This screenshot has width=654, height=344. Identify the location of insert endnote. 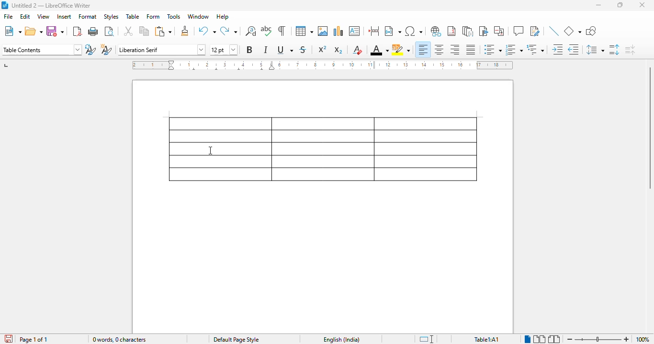
(468, 31).